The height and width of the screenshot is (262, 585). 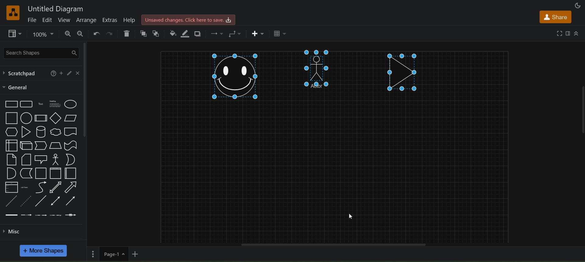 I want to click on fill color , so click(x=172, y=32).